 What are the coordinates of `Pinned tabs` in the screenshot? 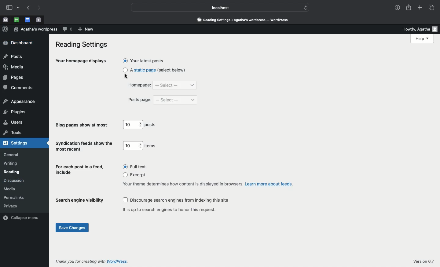 It's located at (4, 20).